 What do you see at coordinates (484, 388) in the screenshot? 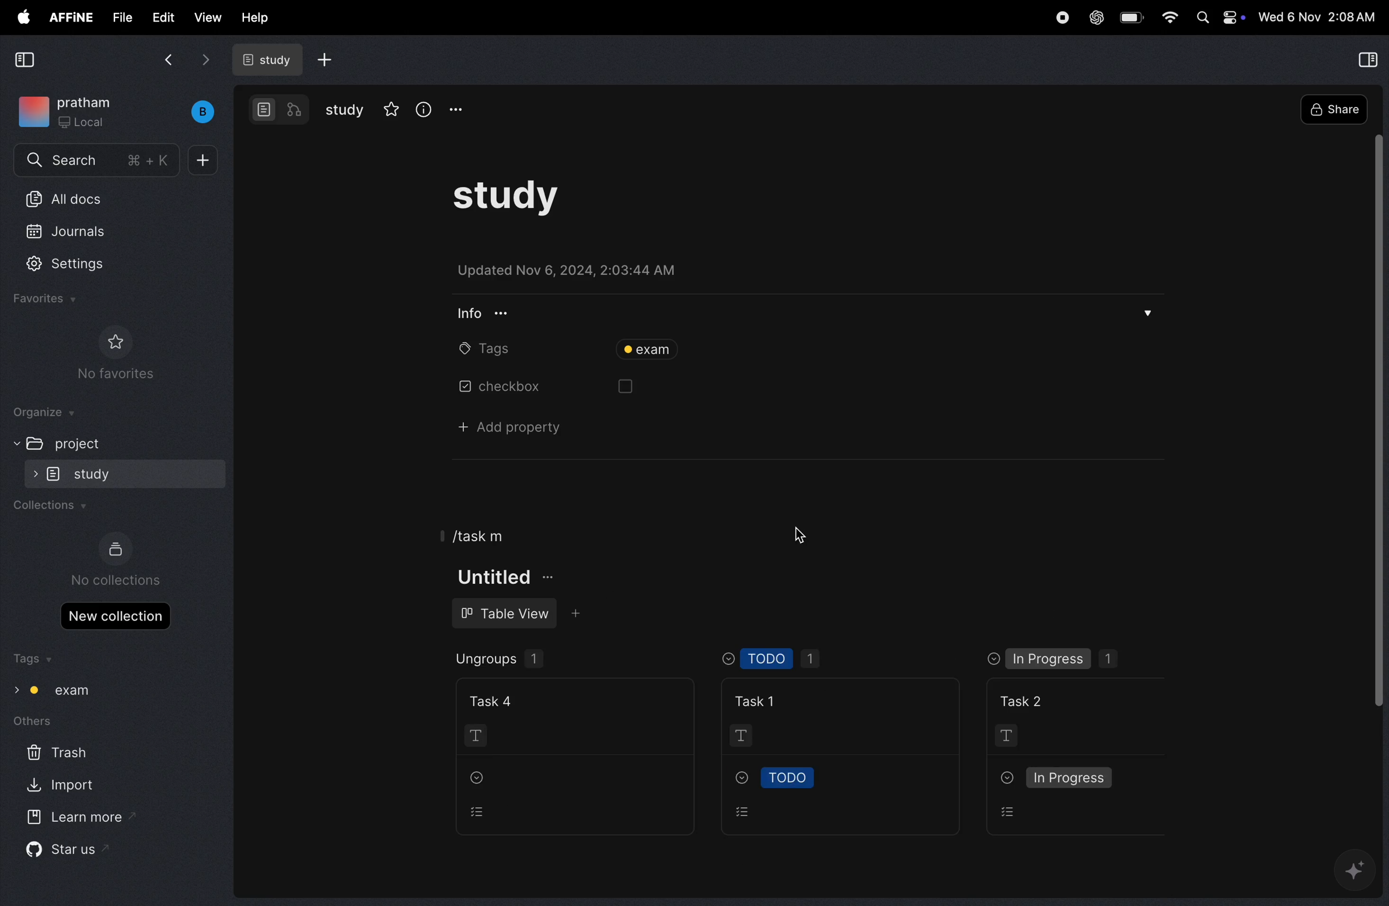
I see `checkbox` at bounding box center [484, 388].